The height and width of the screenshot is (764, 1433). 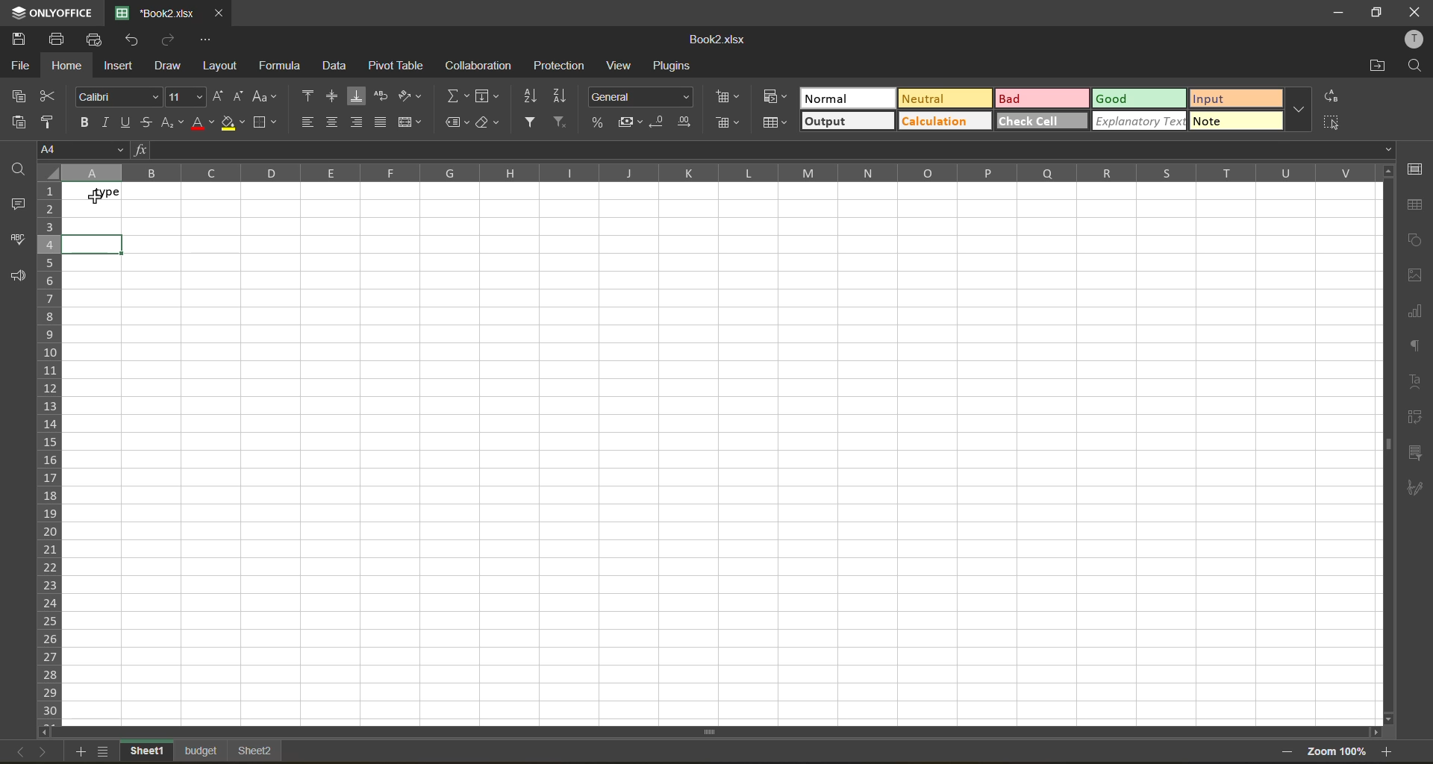 I want to click on more options, so click(x=1299, y=109).